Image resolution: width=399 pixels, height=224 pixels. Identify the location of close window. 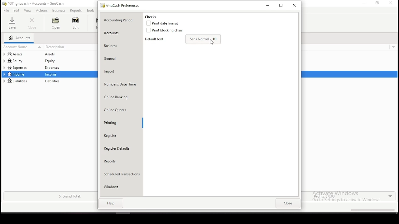
(391, 3).